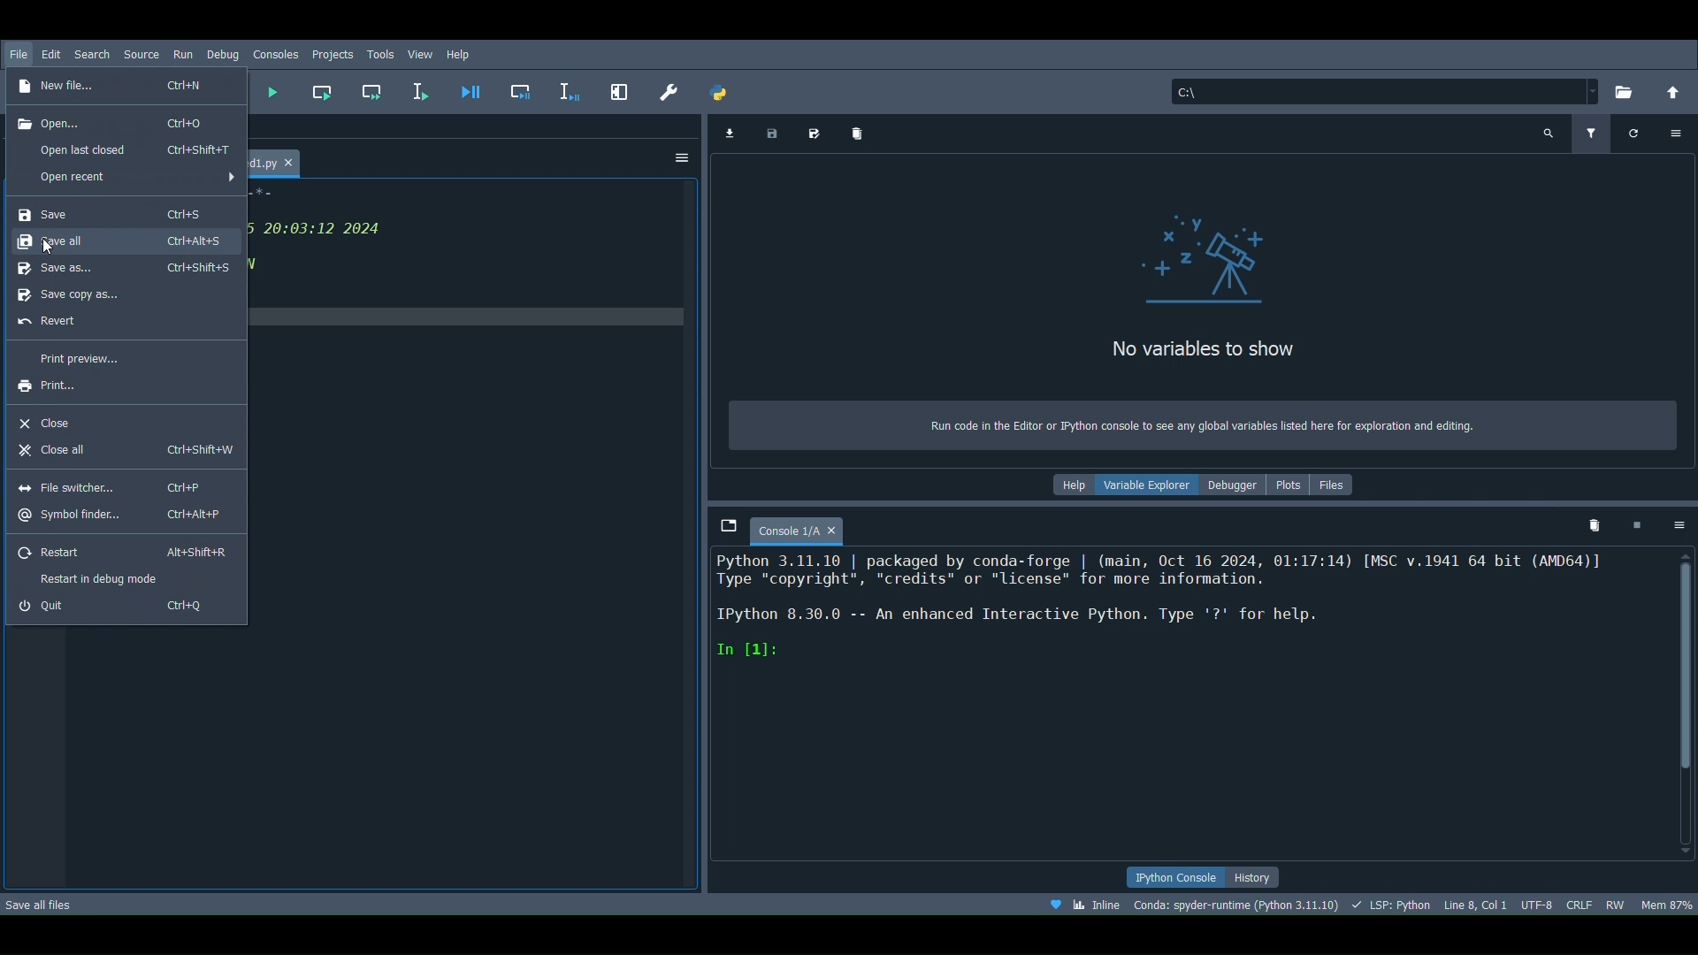  What do you see at coordinates (722, 88) in the screenshot?
I see `PYTHONPATH manager` at bounding box center [722, 88].